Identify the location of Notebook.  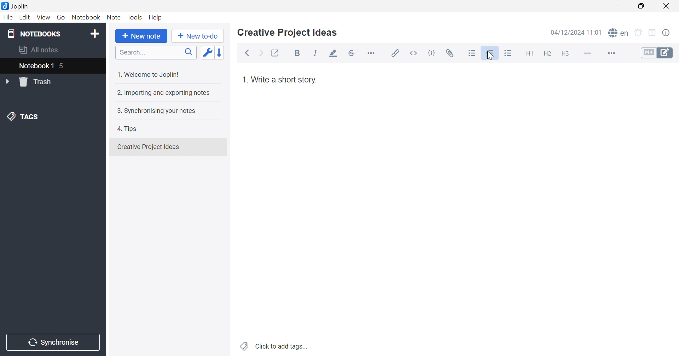
(87, 18).